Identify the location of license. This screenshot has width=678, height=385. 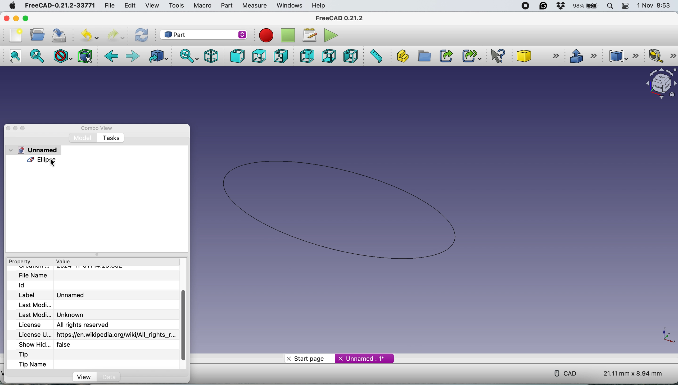
(67, 324).